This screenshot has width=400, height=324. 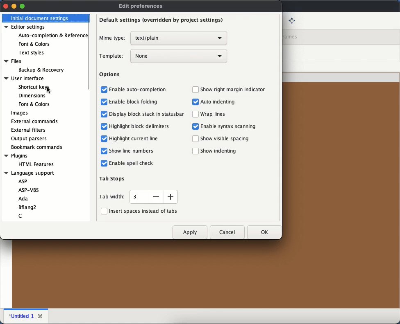 I want to click on files, so click(x=17, y=61).